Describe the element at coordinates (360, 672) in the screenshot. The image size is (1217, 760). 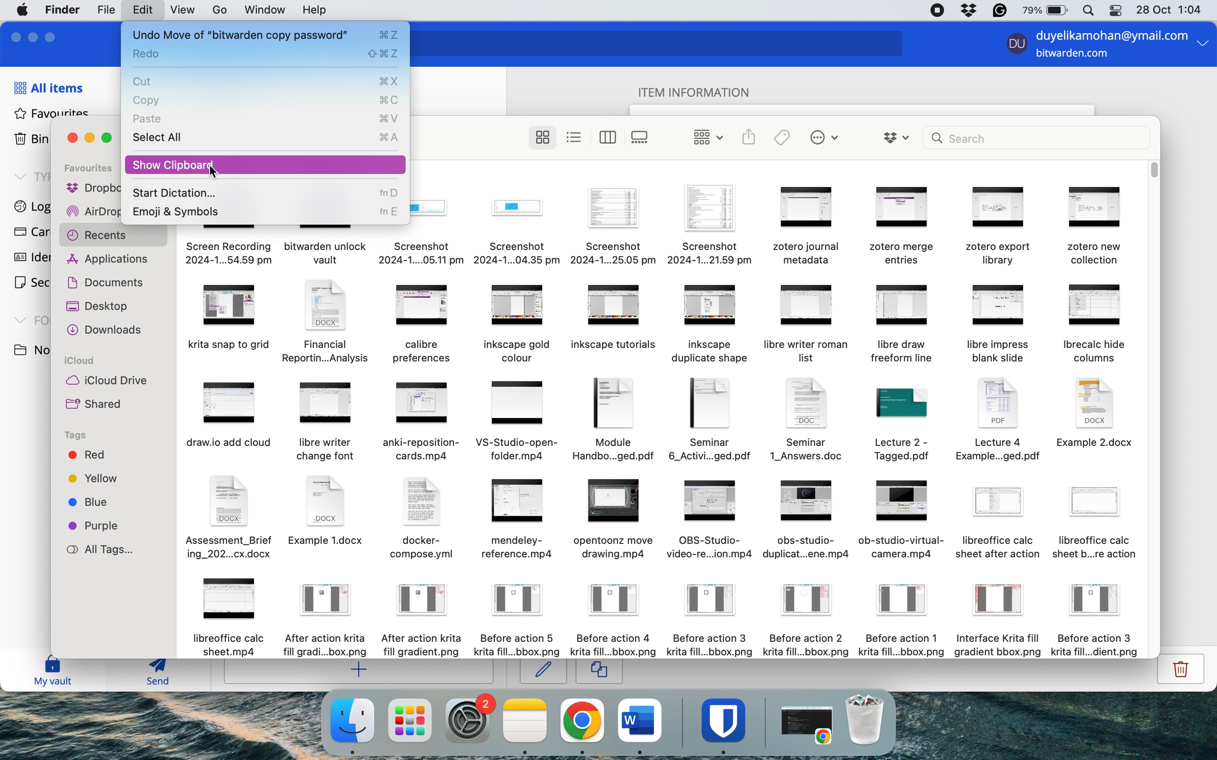
I see `add item` at that location.